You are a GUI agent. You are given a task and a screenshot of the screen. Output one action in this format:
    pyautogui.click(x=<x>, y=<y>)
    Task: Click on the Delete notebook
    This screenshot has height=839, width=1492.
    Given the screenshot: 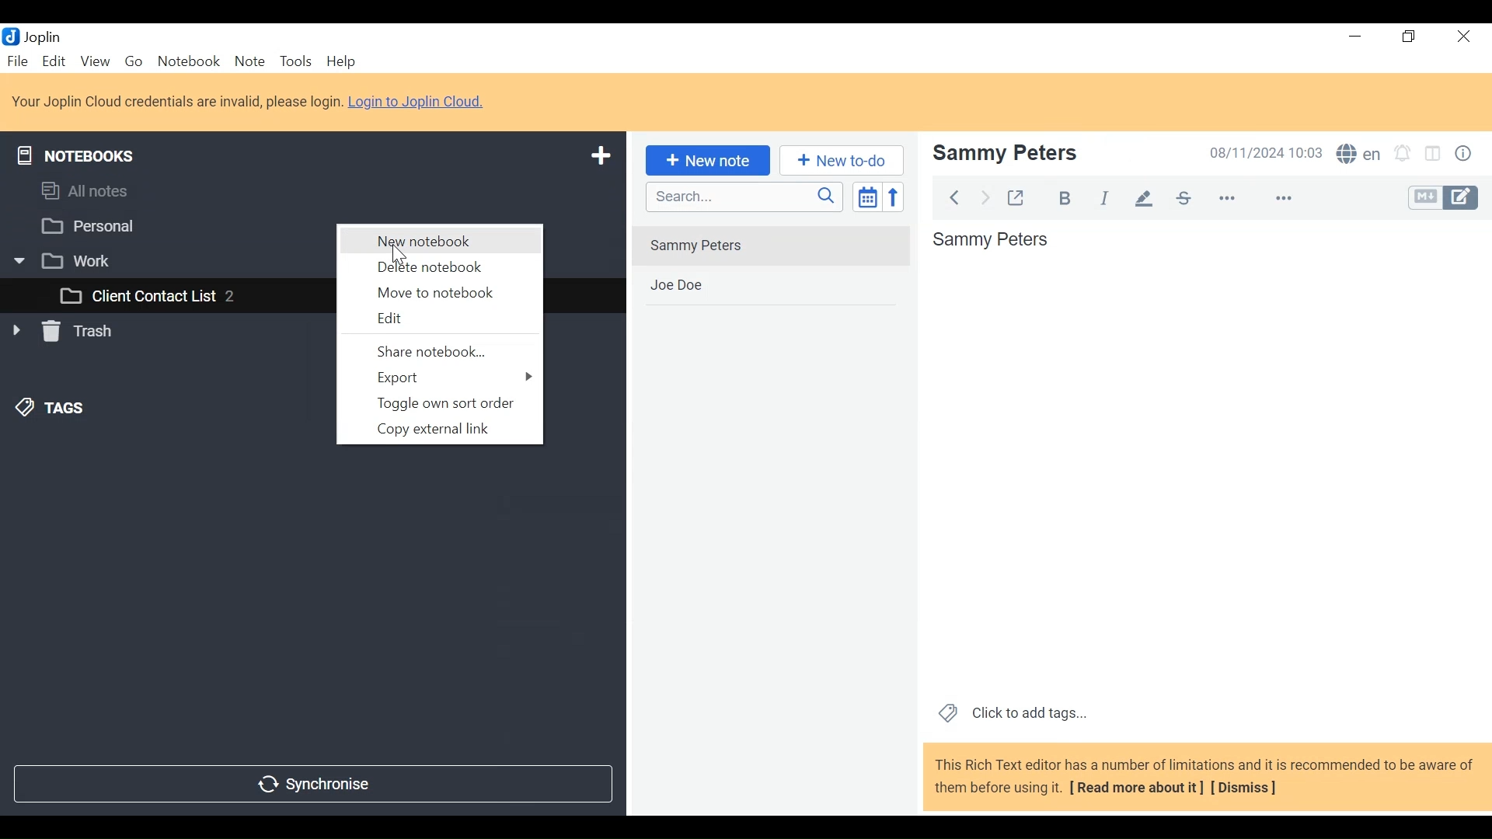 What is the action you would take?
    pyautogui.click(x=441, y=267)
    